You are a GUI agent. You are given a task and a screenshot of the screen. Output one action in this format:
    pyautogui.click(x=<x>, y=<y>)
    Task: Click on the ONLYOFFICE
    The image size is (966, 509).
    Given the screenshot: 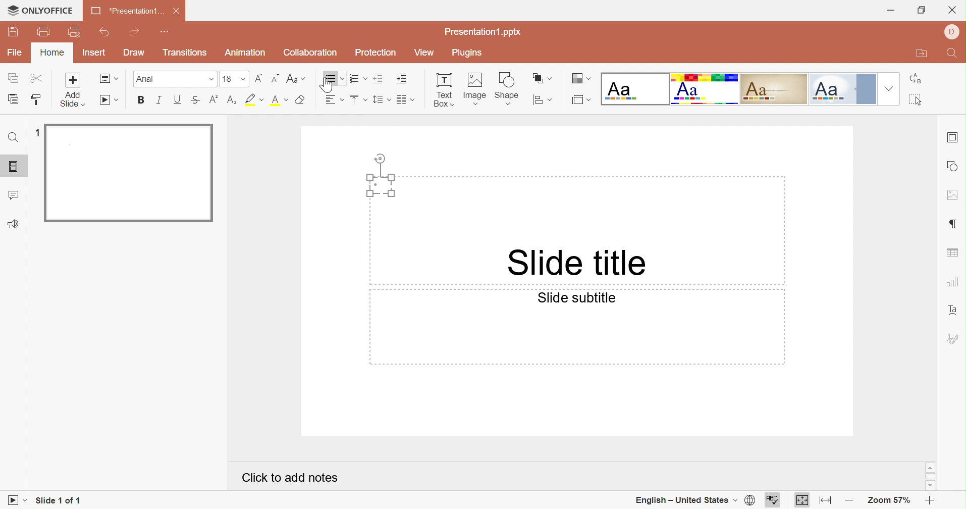 What is the action you would take?
    pyautogui.click(x=47, y=11)
    